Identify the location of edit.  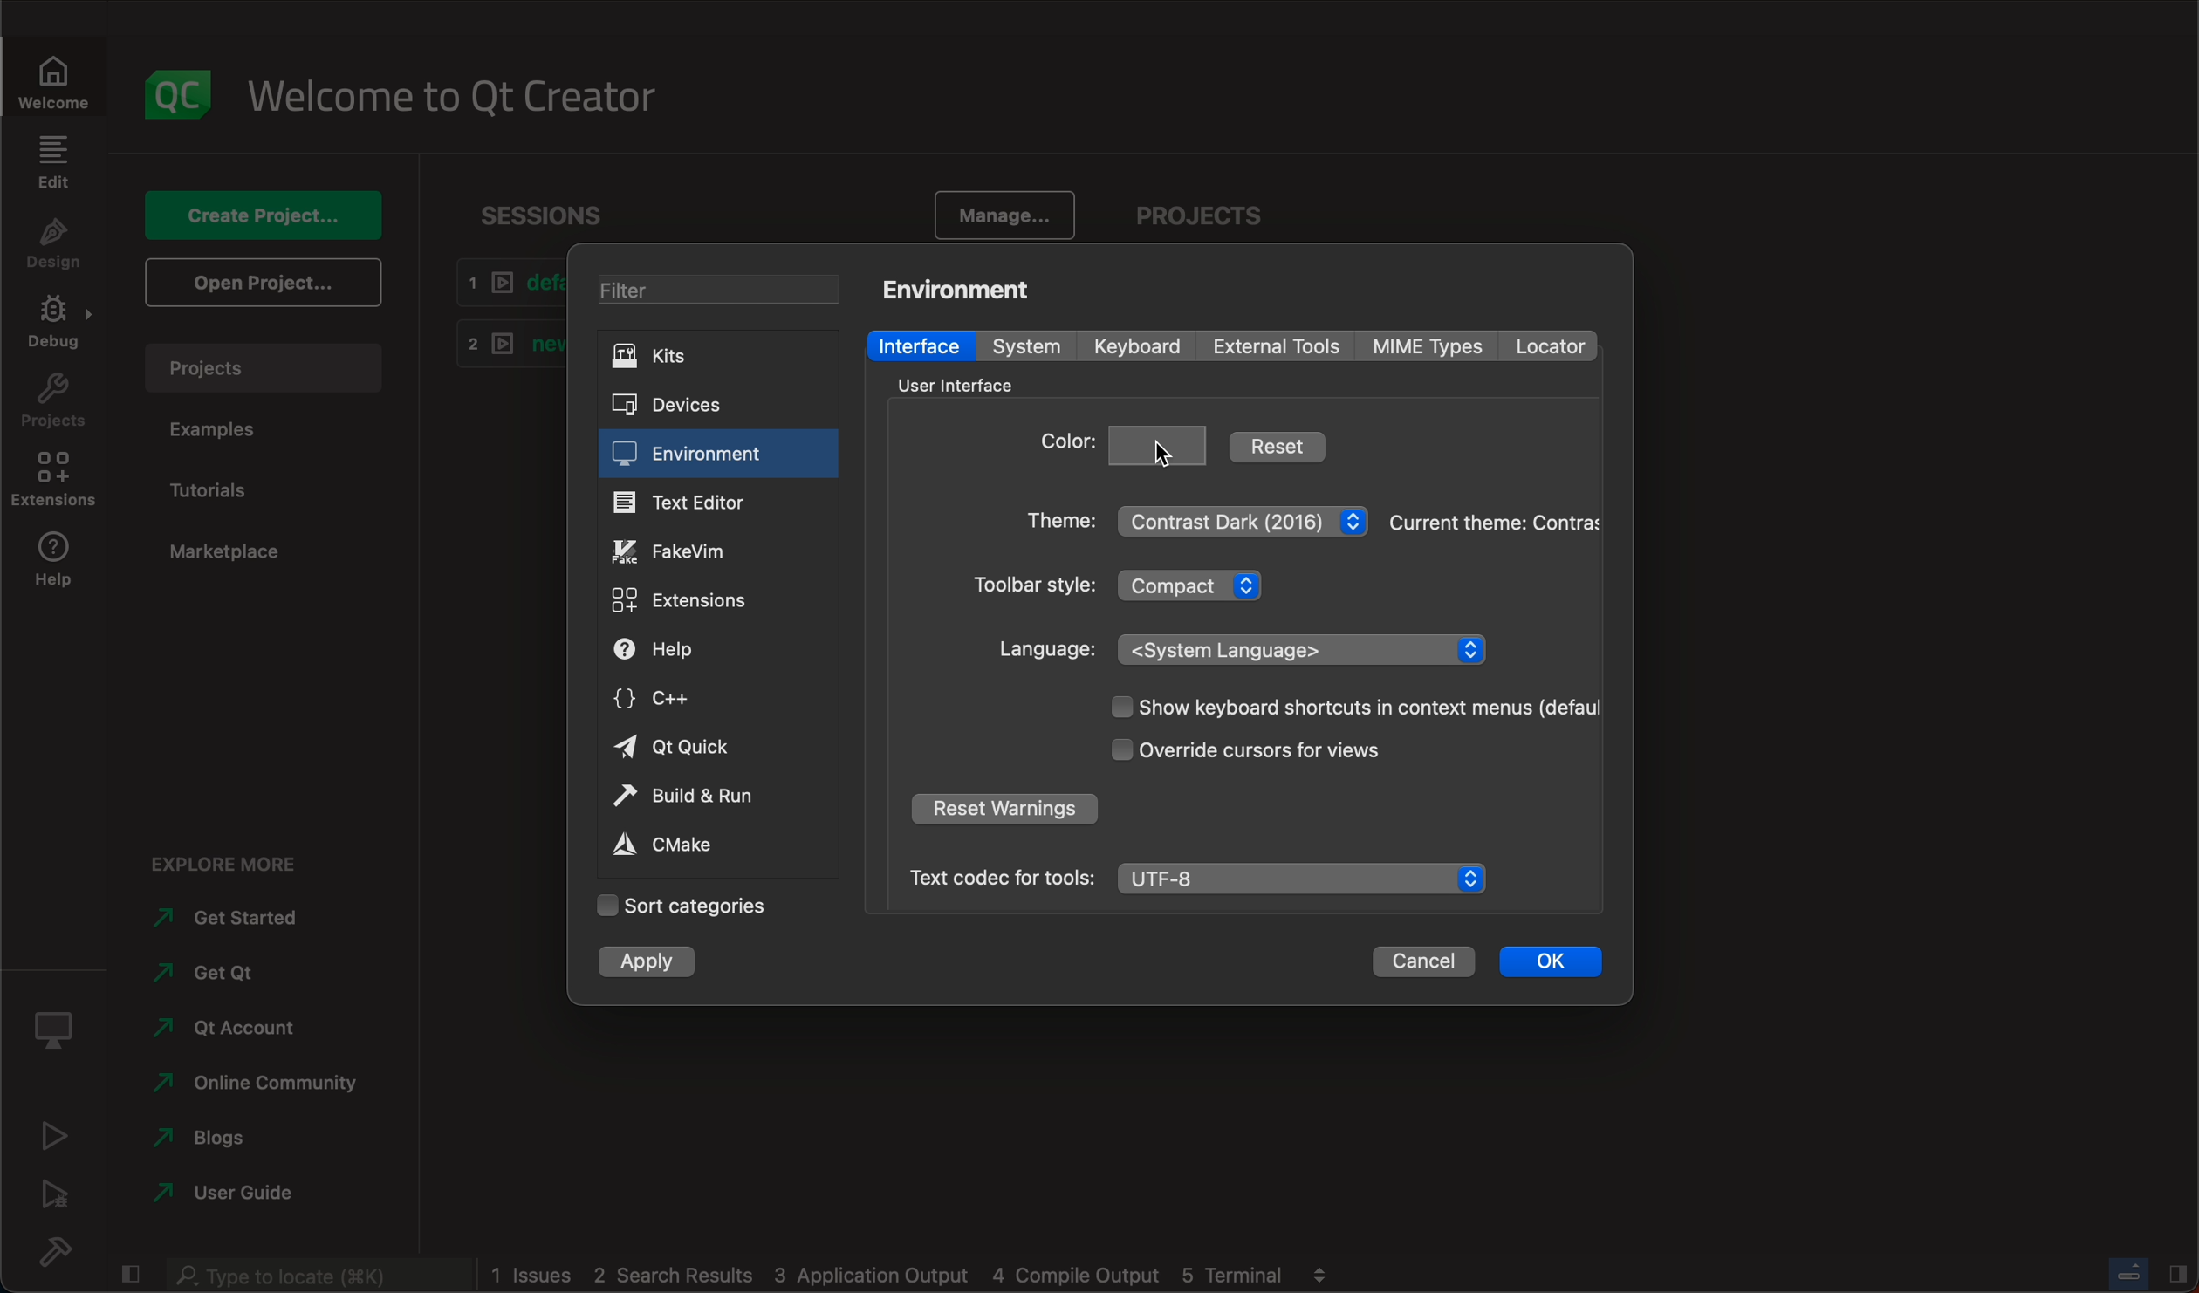
(52, 161).